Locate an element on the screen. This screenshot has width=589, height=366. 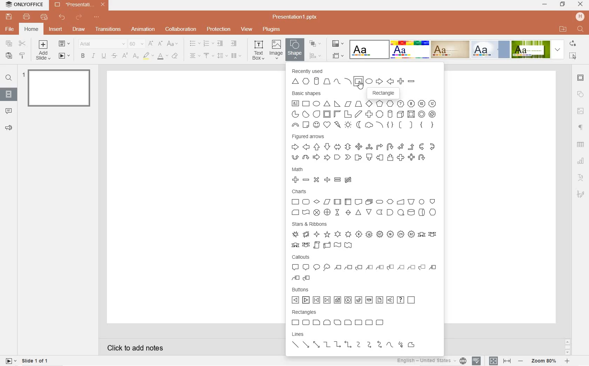
table settings is located at coordinates (581, 145).